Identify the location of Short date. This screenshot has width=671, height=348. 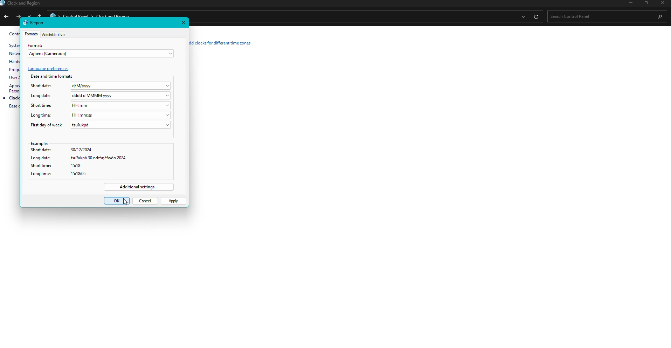
(101, 86).